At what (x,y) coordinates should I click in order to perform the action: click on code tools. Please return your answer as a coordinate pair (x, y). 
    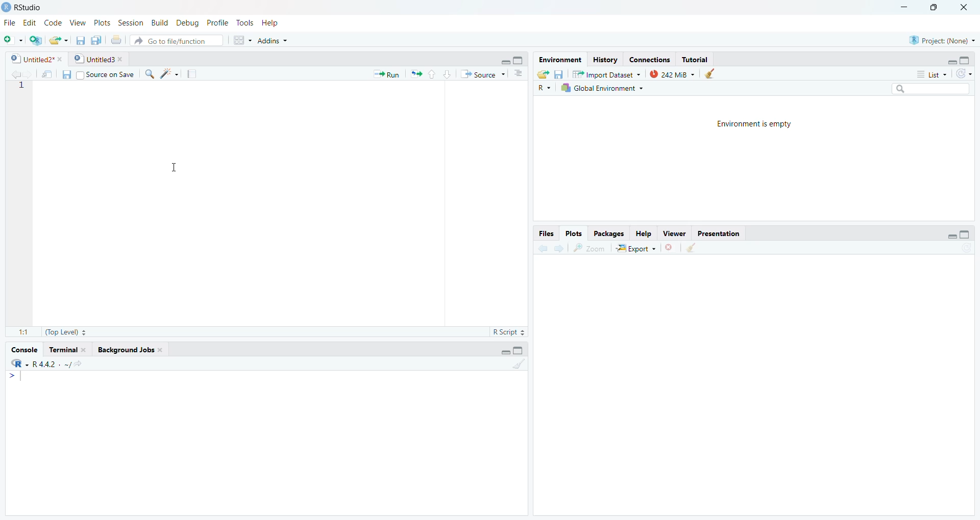
    Looking at the image, I should click on (169, 74).